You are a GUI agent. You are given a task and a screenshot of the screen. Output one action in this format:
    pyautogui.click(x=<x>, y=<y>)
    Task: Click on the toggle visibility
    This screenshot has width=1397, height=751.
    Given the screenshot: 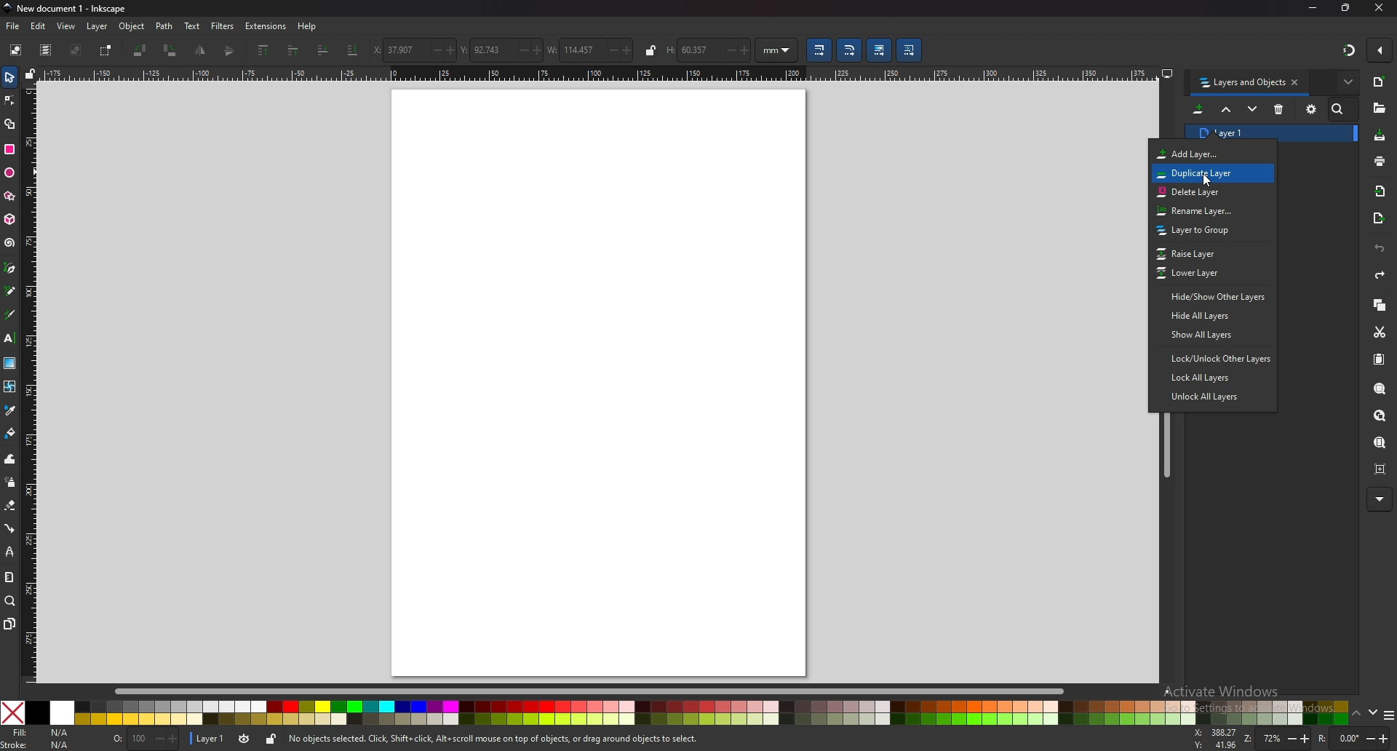 What is the action you would take?
    pyautogui.click(x=244, y=738)
    